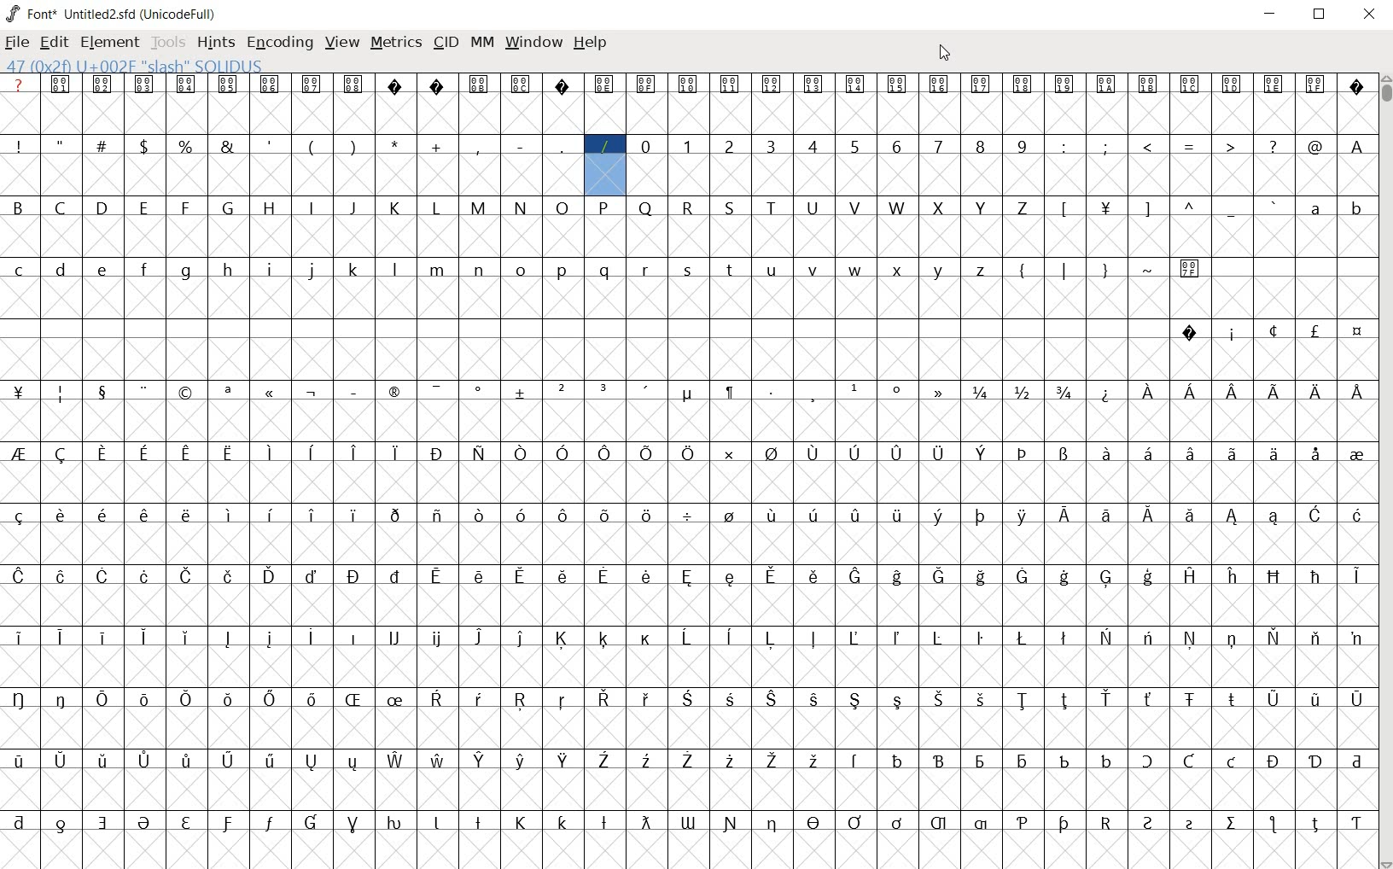 Image resolution: width=1393 pixels, height=869 pixels. What do you see at coordinates (1316, 638) in the screenshot?
I see `glyph` at bounding box center [1316, 638].